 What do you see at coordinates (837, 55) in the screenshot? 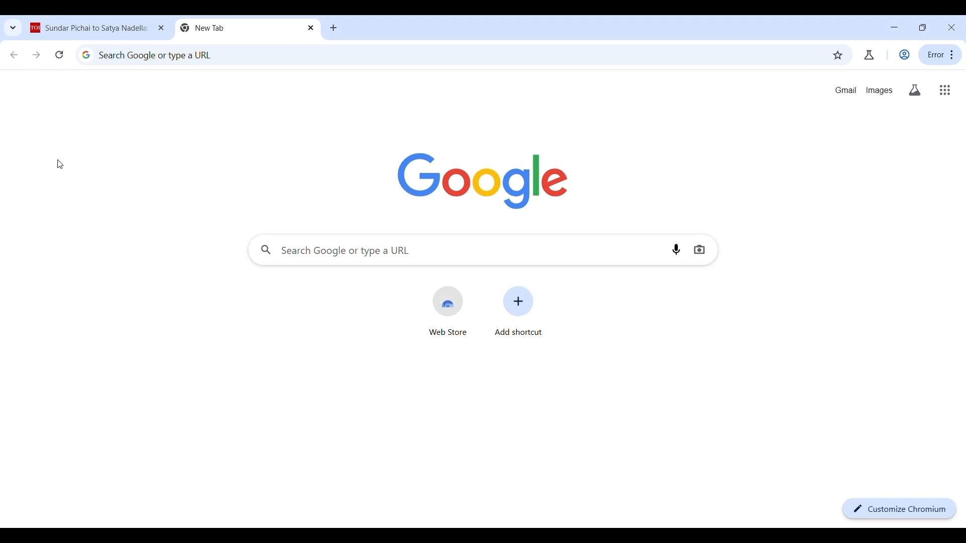
I see `Bookmark current tab` at bounding box center [837, 55].